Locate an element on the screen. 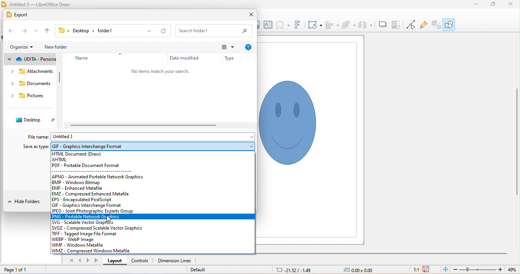  maximize is located at coordinates (492, 4).